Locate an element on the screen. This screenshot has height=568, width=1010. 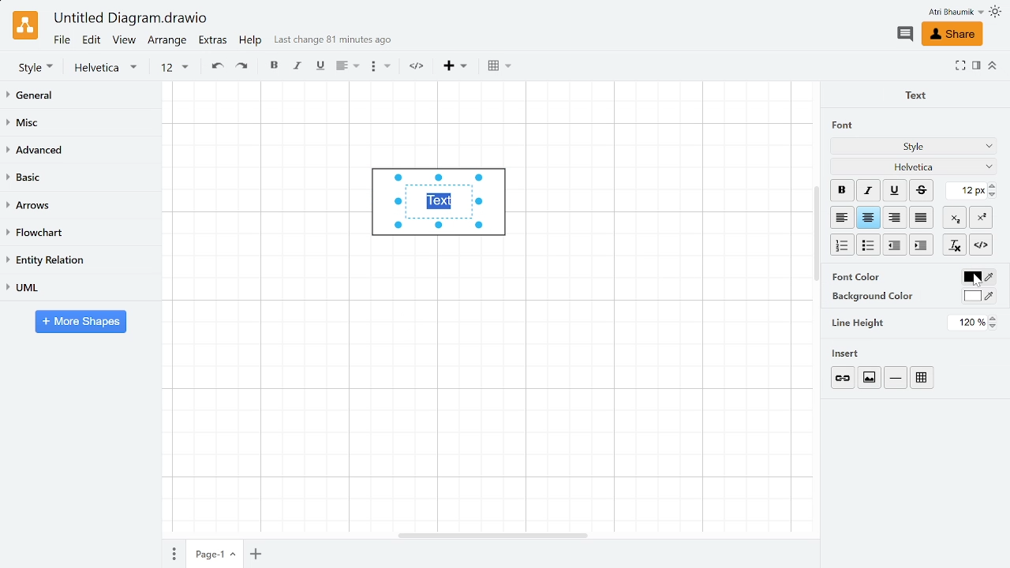
Arrows is located at coordinates (81, 206).